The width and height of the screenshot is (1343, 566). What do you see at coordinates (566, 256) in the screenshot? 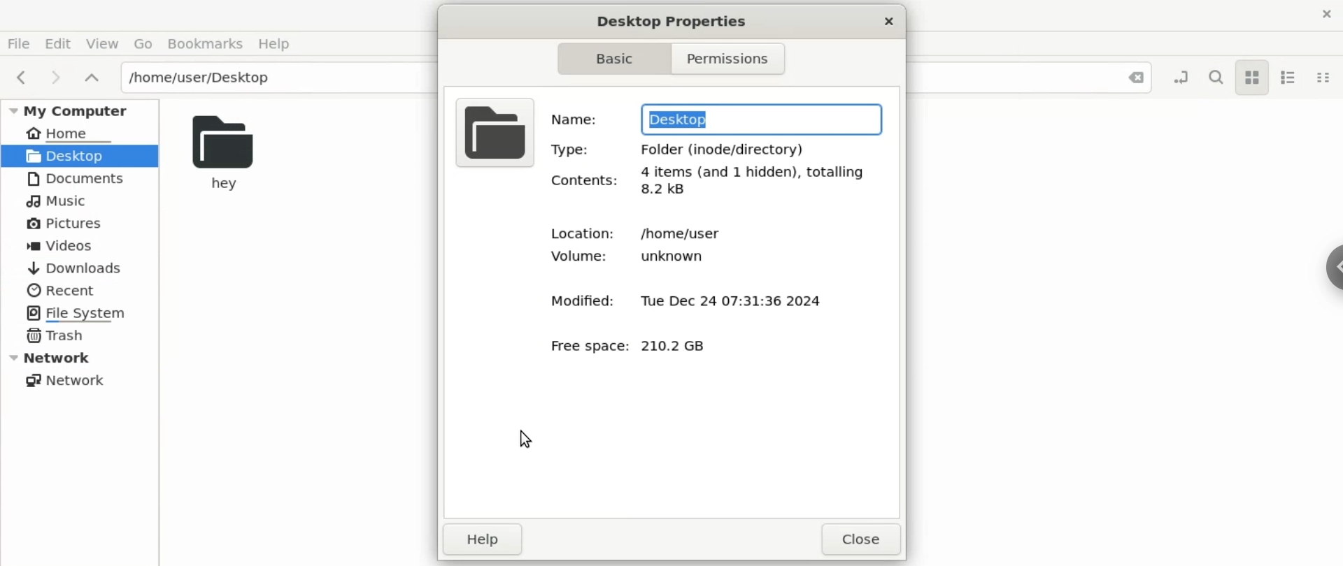
I see `volume` at bounding box center [566, 256].